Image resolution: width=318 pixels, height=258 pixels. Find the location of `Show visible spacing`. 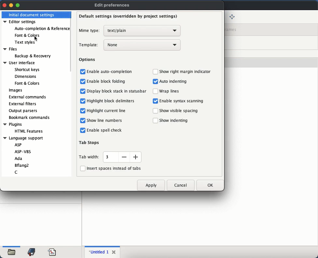

Show visible spacing is located at coordinates (179, 111).